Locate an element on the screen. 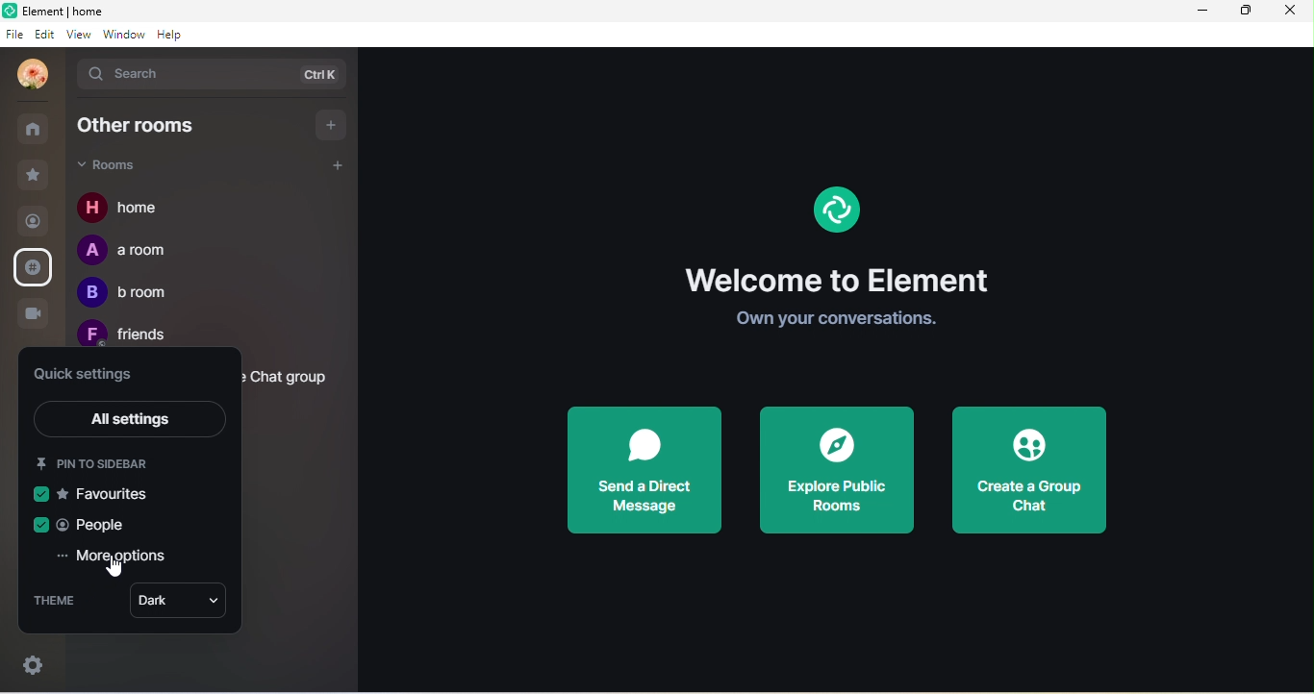  maximize is located at coordinates (1245, 13).